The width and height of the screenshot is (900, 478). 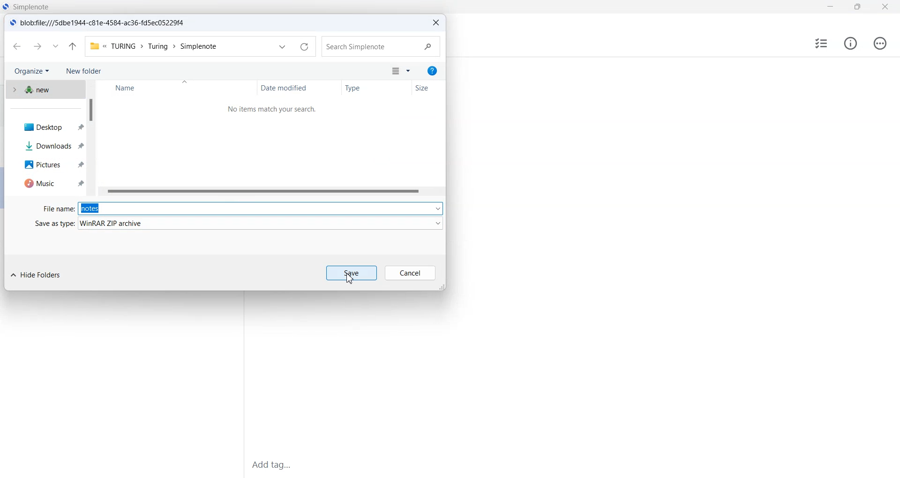 What do you see at coordinates (432, 71) in the screenshot?
I see `Get Help` at bounding box center [432, 71].